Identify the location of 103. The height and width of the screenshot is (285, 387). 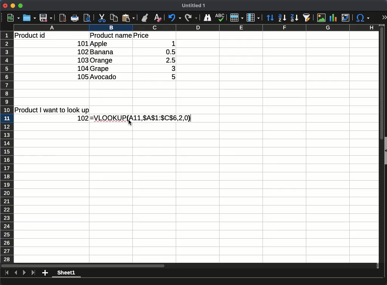
(82, 60).